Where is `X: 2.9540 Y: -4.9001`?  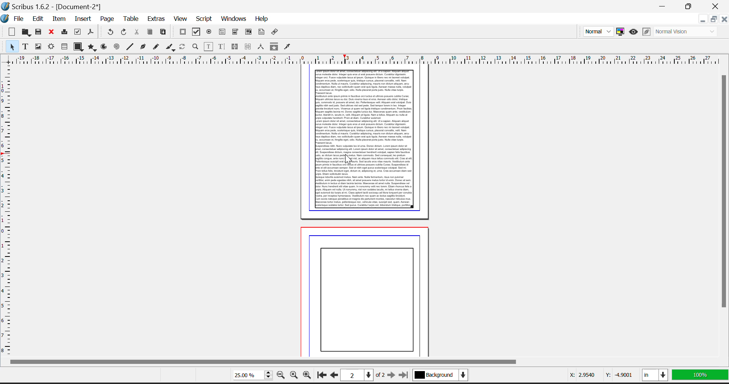
X: 2.9540 Y: -4.9001 is located at coordinates (596, 375).